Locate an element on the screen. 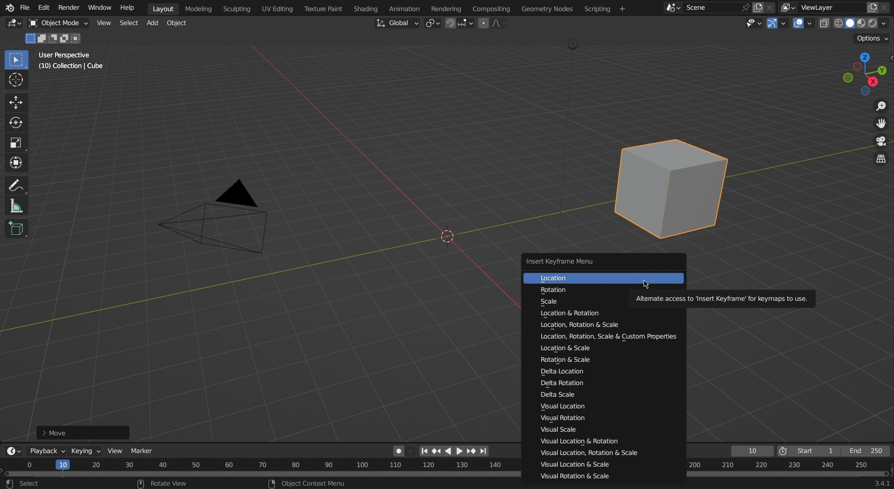 The image size is (894, 489). copy is located at coordinates (761, 7).